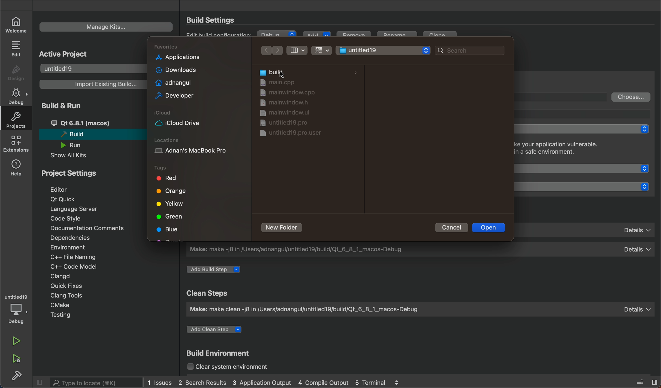 This screenshot has height=388, width=661. I want to click on logs, so click(274, 383).